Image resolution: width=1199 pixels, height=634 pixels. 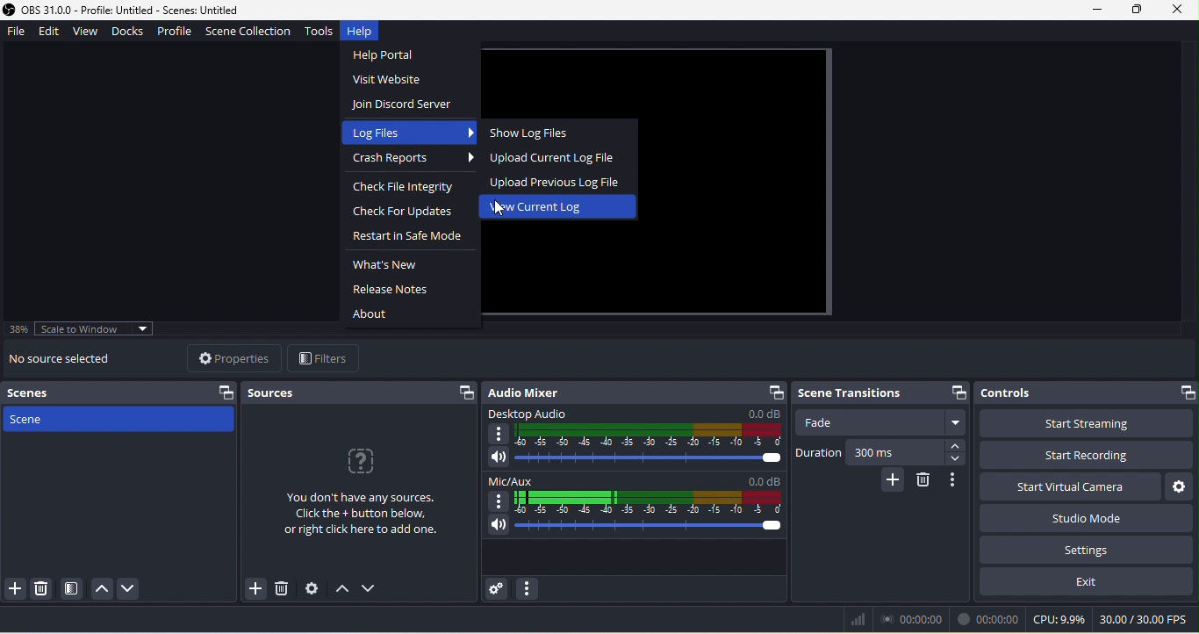 I want to click on release notes, so click(x=393, y=290).